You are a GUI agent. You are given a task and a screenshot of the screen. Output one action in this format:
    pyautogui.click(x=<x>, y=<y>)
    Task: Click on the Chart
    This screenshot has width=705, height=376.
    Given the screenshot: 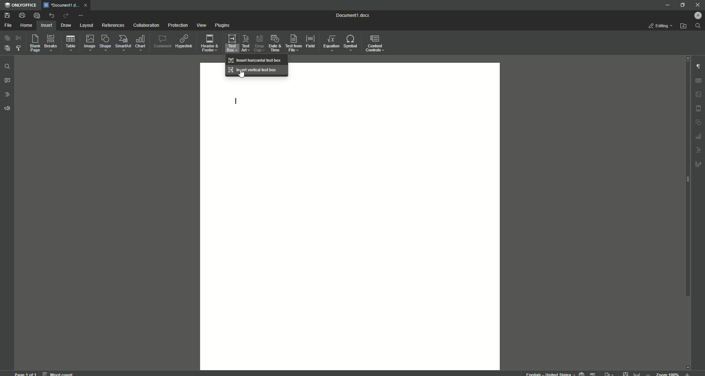 What is the action you would take?
    pyautogui.click(x=141, y=43)
    